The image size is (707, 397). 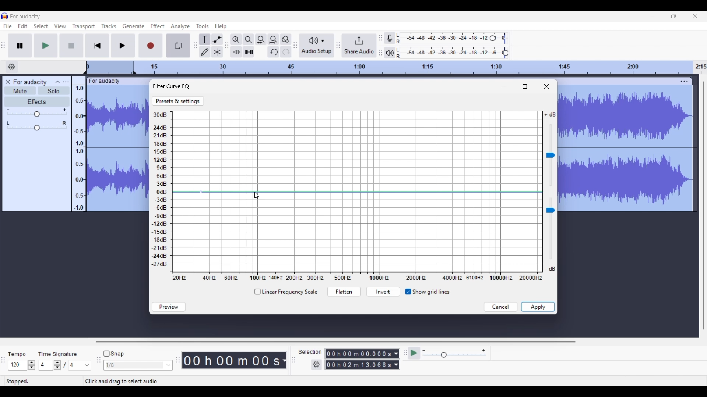 I want to click on Selection duration, so click(x=359, y=360).